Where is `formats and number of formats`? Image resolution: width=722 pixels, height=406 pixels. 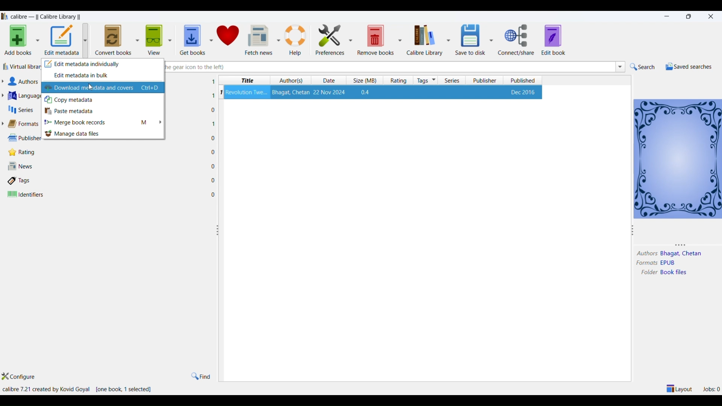 formats and number of formats is located at coordinates (26, 124).